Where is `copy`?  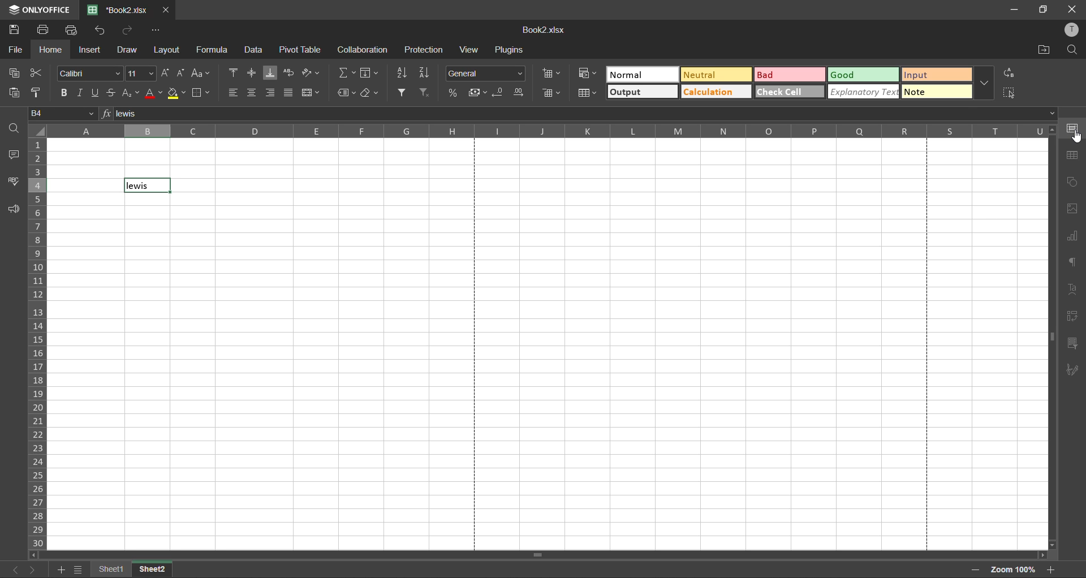
copy is located at coordinates (16, 73).